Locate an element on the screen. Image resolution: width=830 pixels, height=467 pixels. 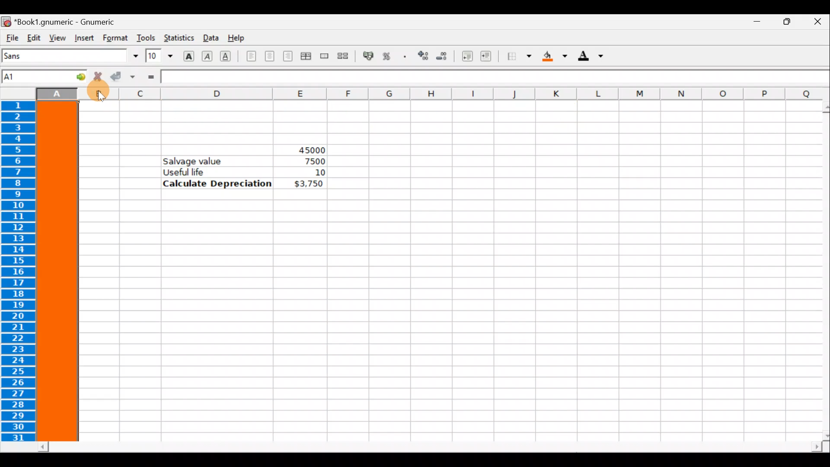
Selected Column A highlighted with color is located at coordinates (57, 271).